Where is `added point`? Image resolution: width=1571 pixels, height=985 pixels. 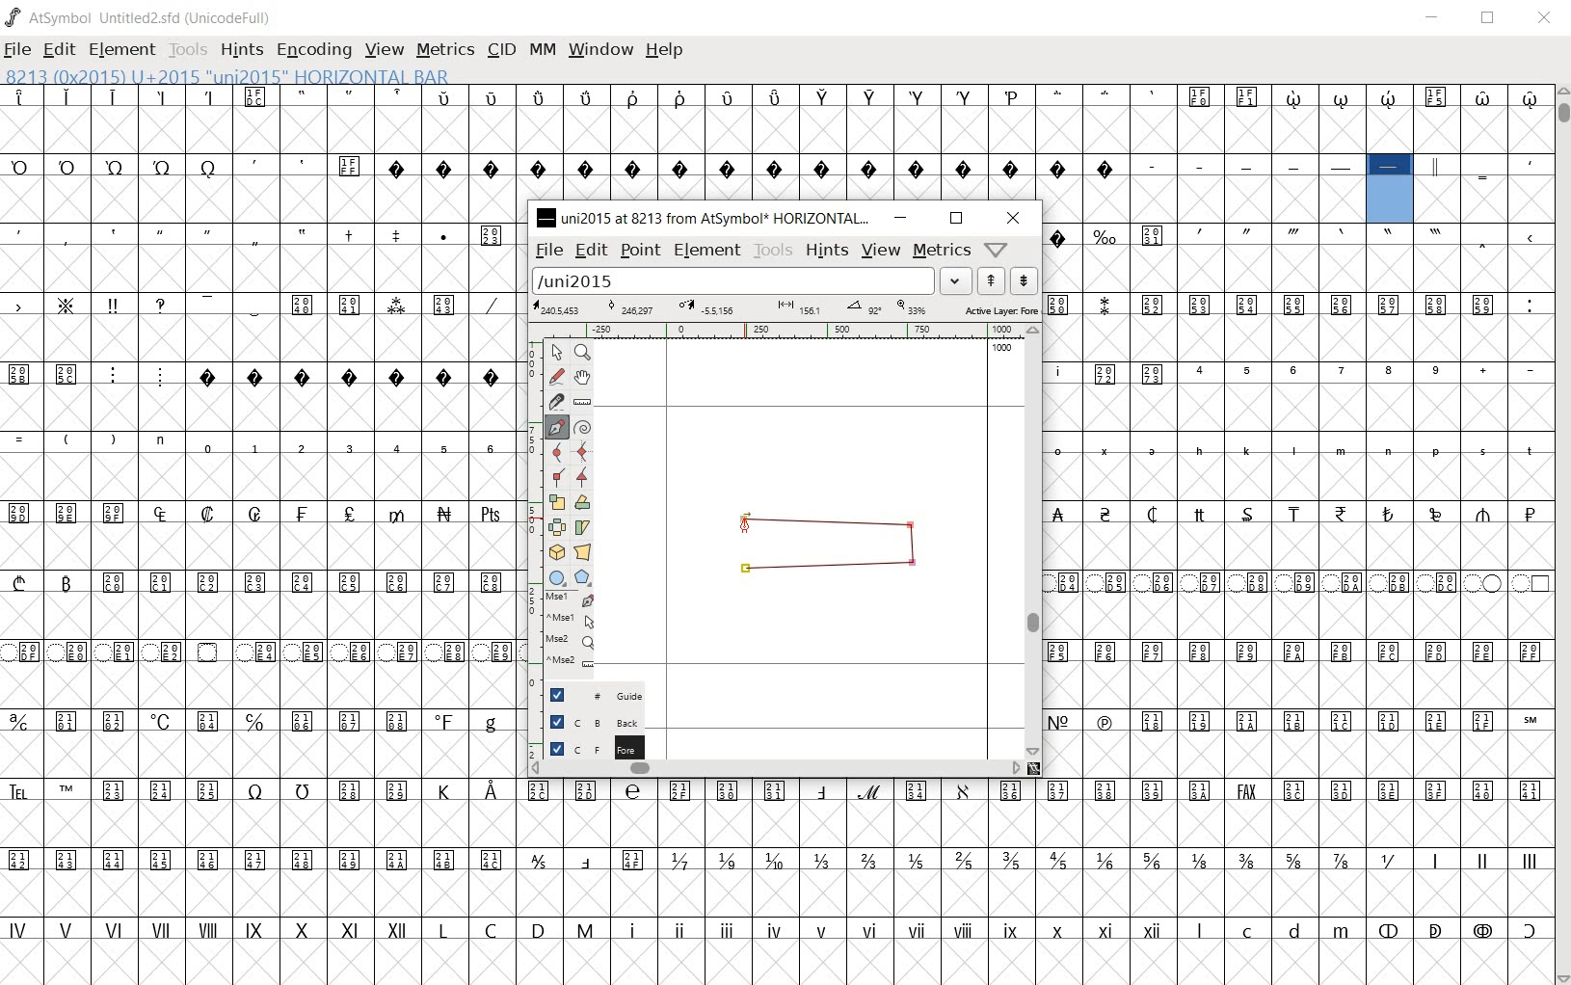 added point is located at coordinates (744, 519).